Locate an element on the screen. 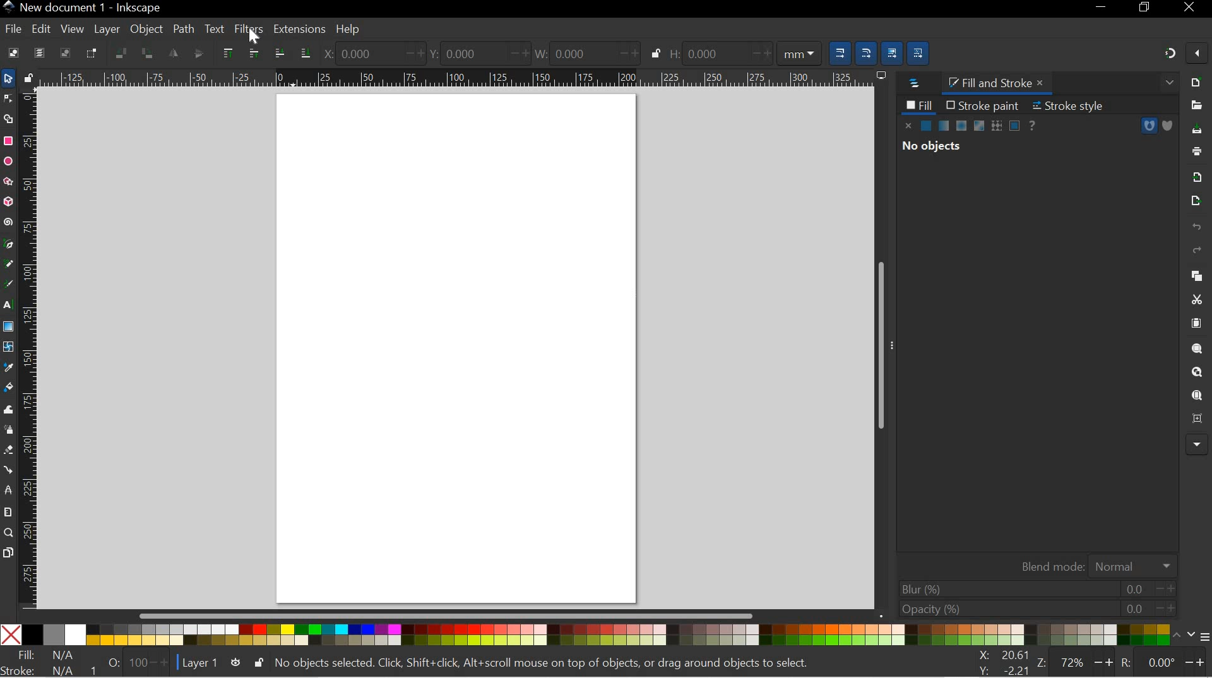 The height and width of the screenshot is (678, 1212). FILL AND STROKE is located at coordinates (999, 83).